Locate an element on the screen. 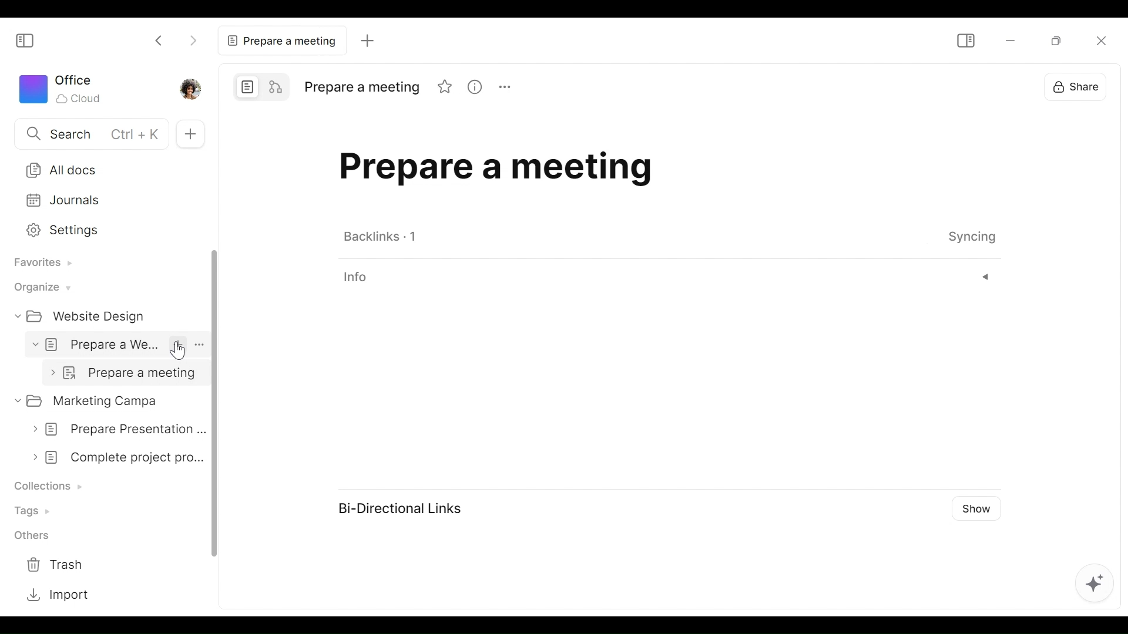 The width and height of the screenshot is (1128, 634). New is located at coordinates (190, 134).